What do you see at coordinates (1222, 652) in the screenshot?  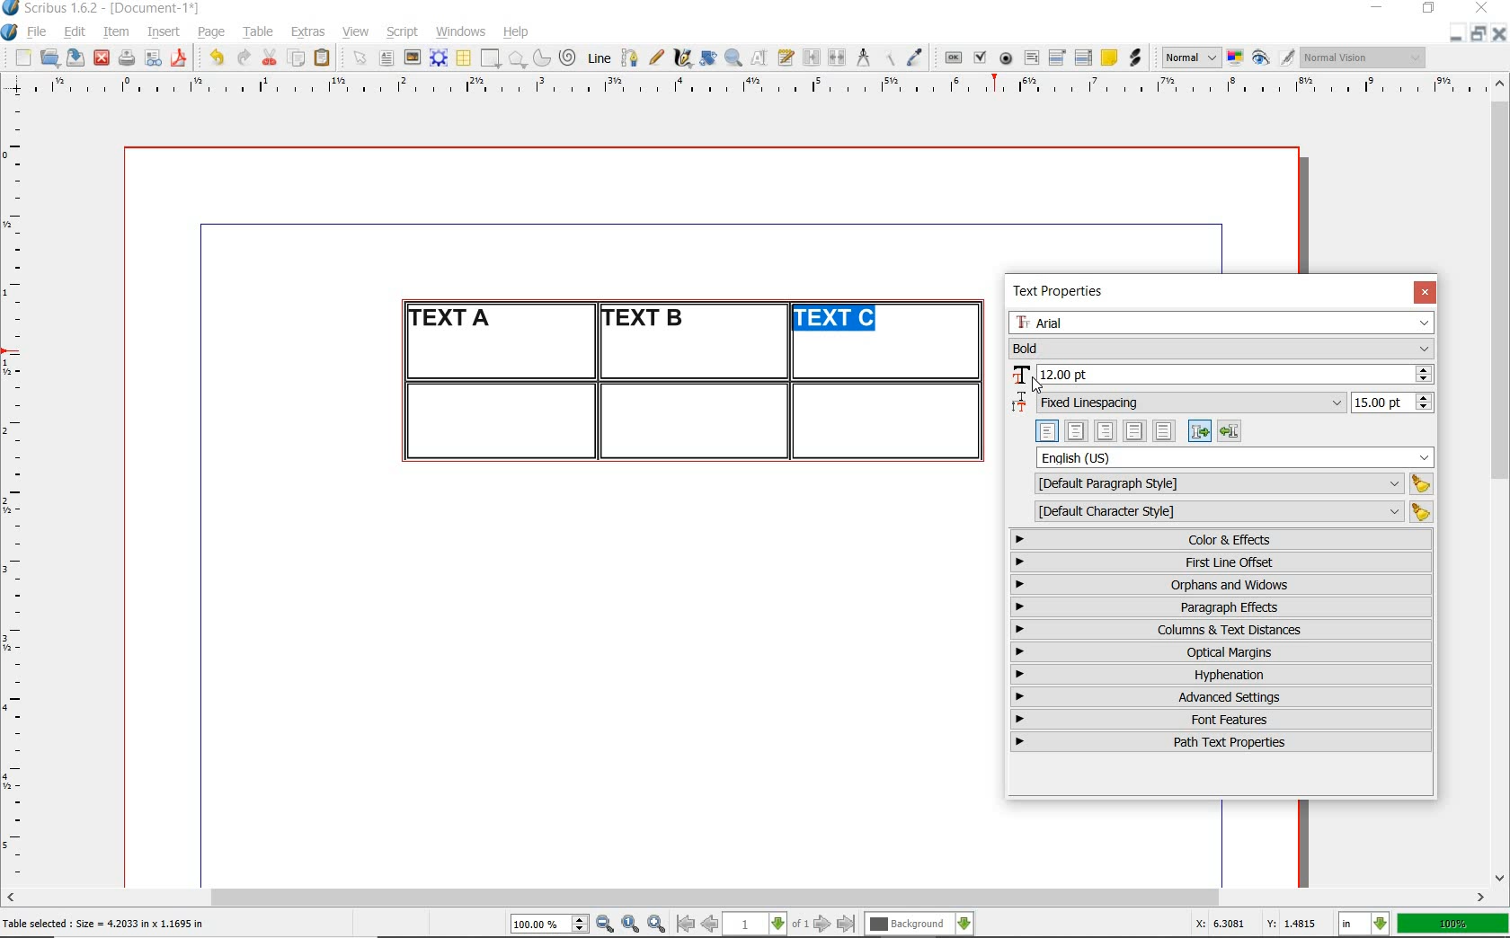 I see `optical margins` at bounding box center [1222, 652].